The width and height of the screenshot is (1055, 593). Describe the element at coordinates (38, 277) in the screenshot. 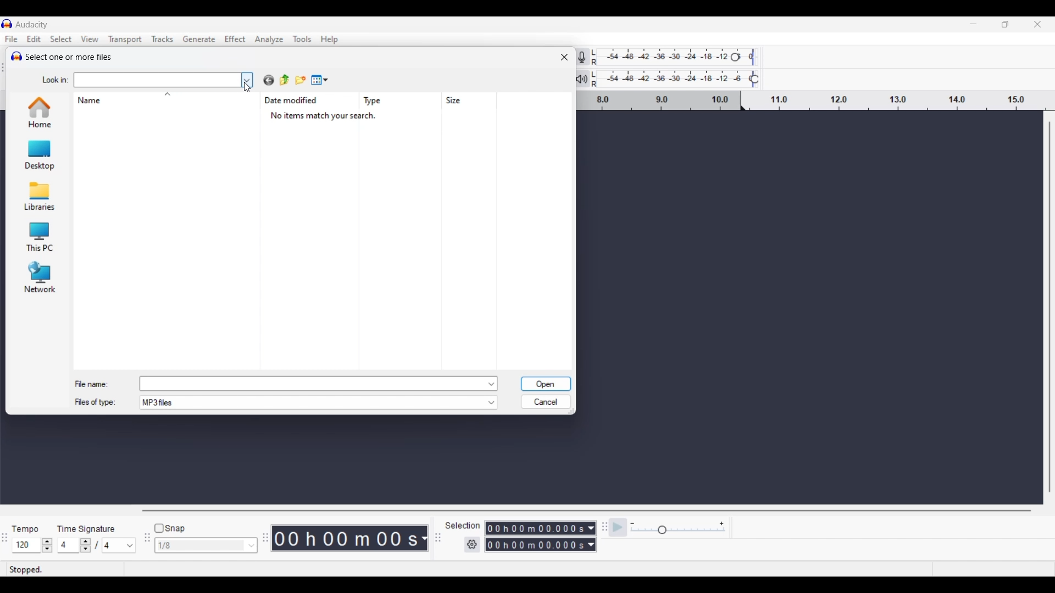

I see `Network folder` at that location.